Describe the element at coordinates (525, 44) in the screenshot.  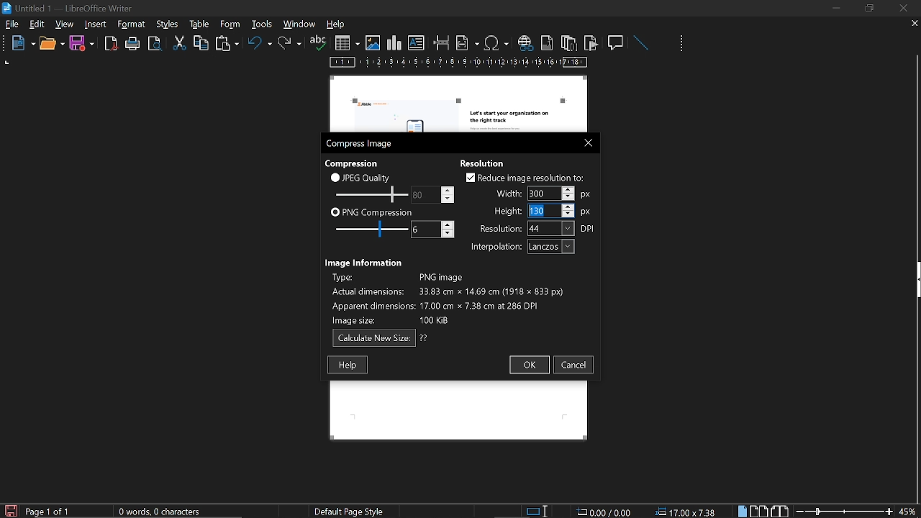
I see `insert hyperlink` at that location.